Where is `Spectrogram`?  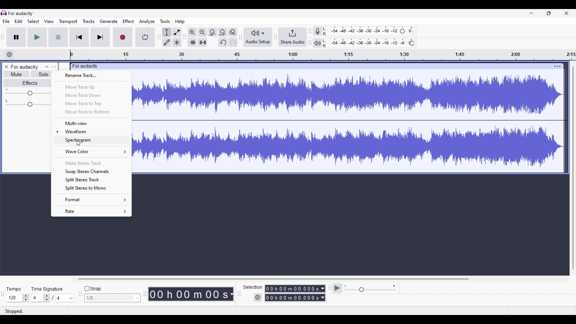 Spectrogram is located at coordinates (91, 140).